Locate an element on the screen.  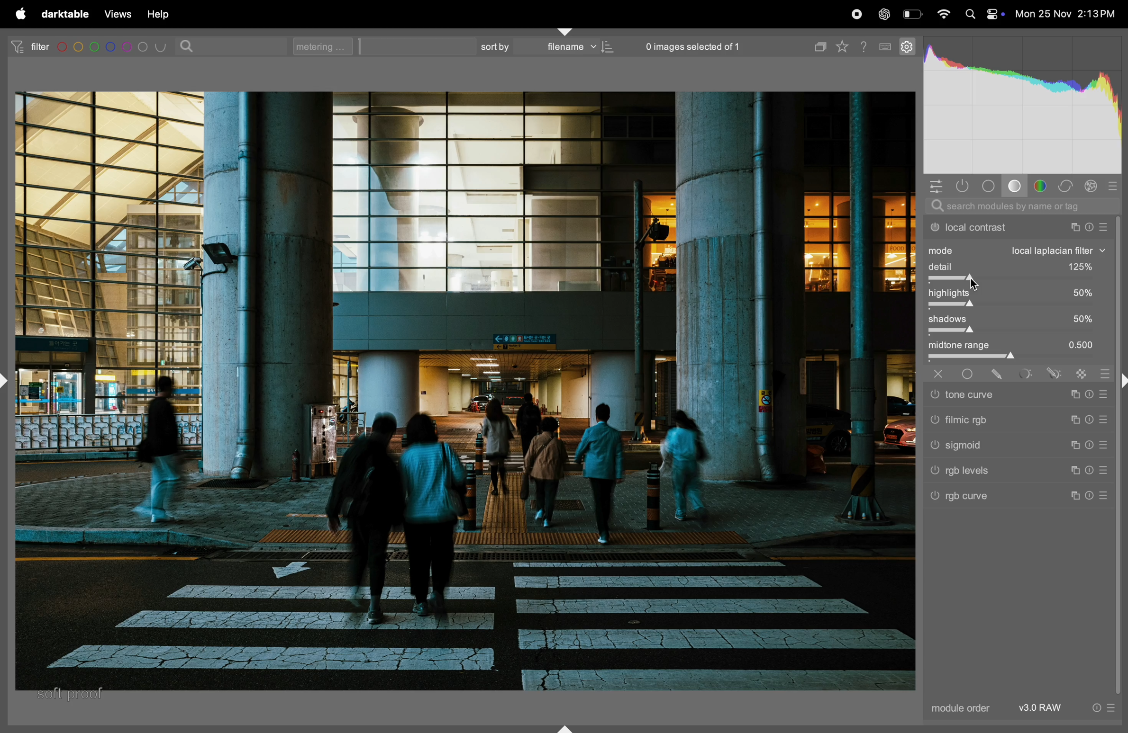
reset is located at coordinates (1090, 469).